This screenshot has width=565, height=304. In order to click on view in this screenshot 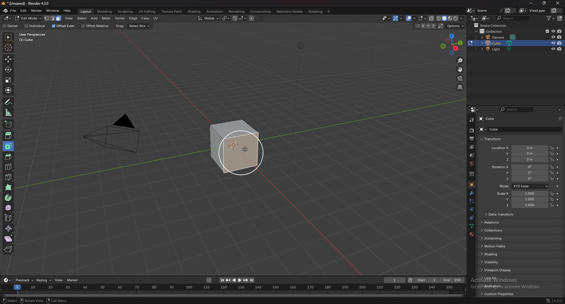, I will do `click(69, 18)`.